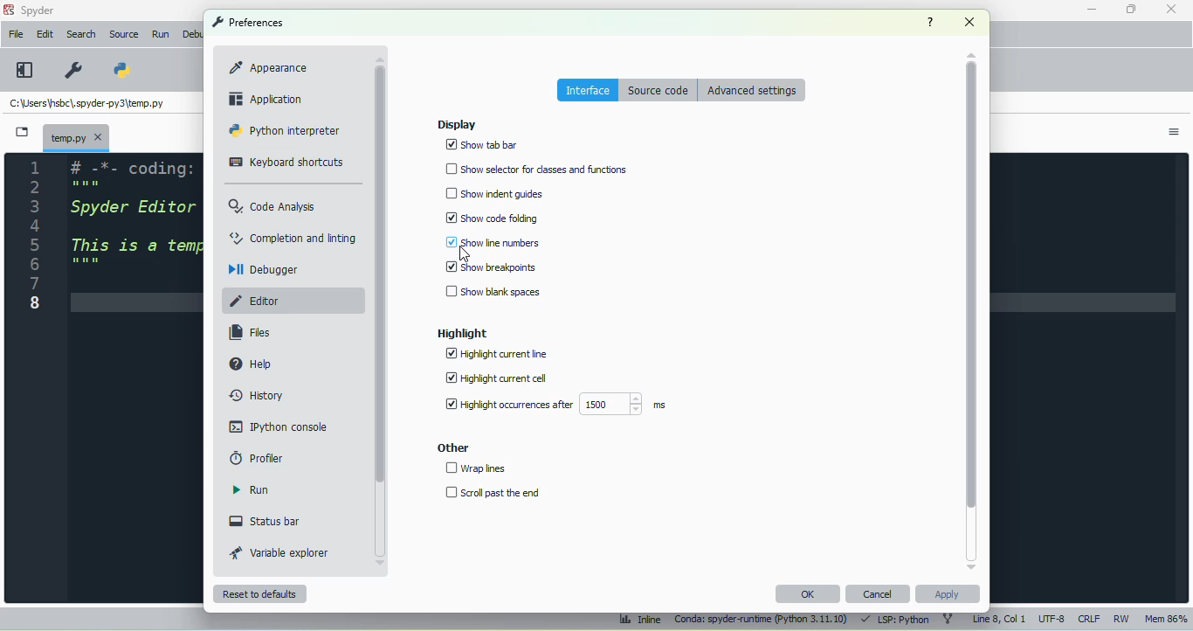 This screenshot has height=631, width=1193. Describe the element at coordinates (45, 34) in the screenshot. I see `edit` at that location.